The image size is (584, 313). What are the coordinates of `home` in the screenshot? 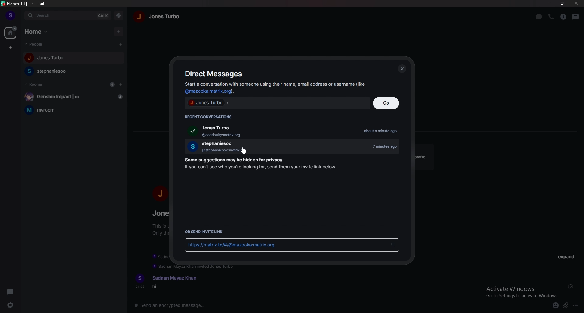 It's located at (11, 33).